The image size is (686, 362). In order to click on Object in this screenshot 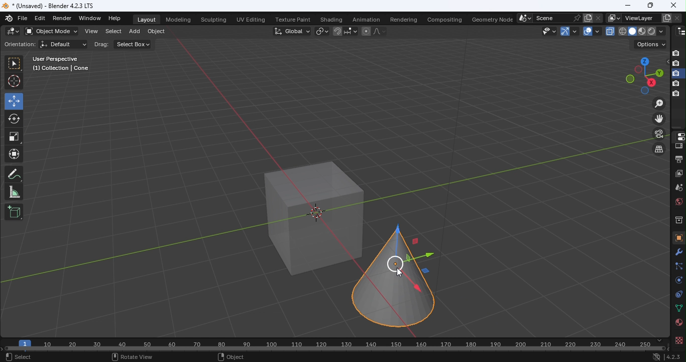, I will do `click(233, 357)`.